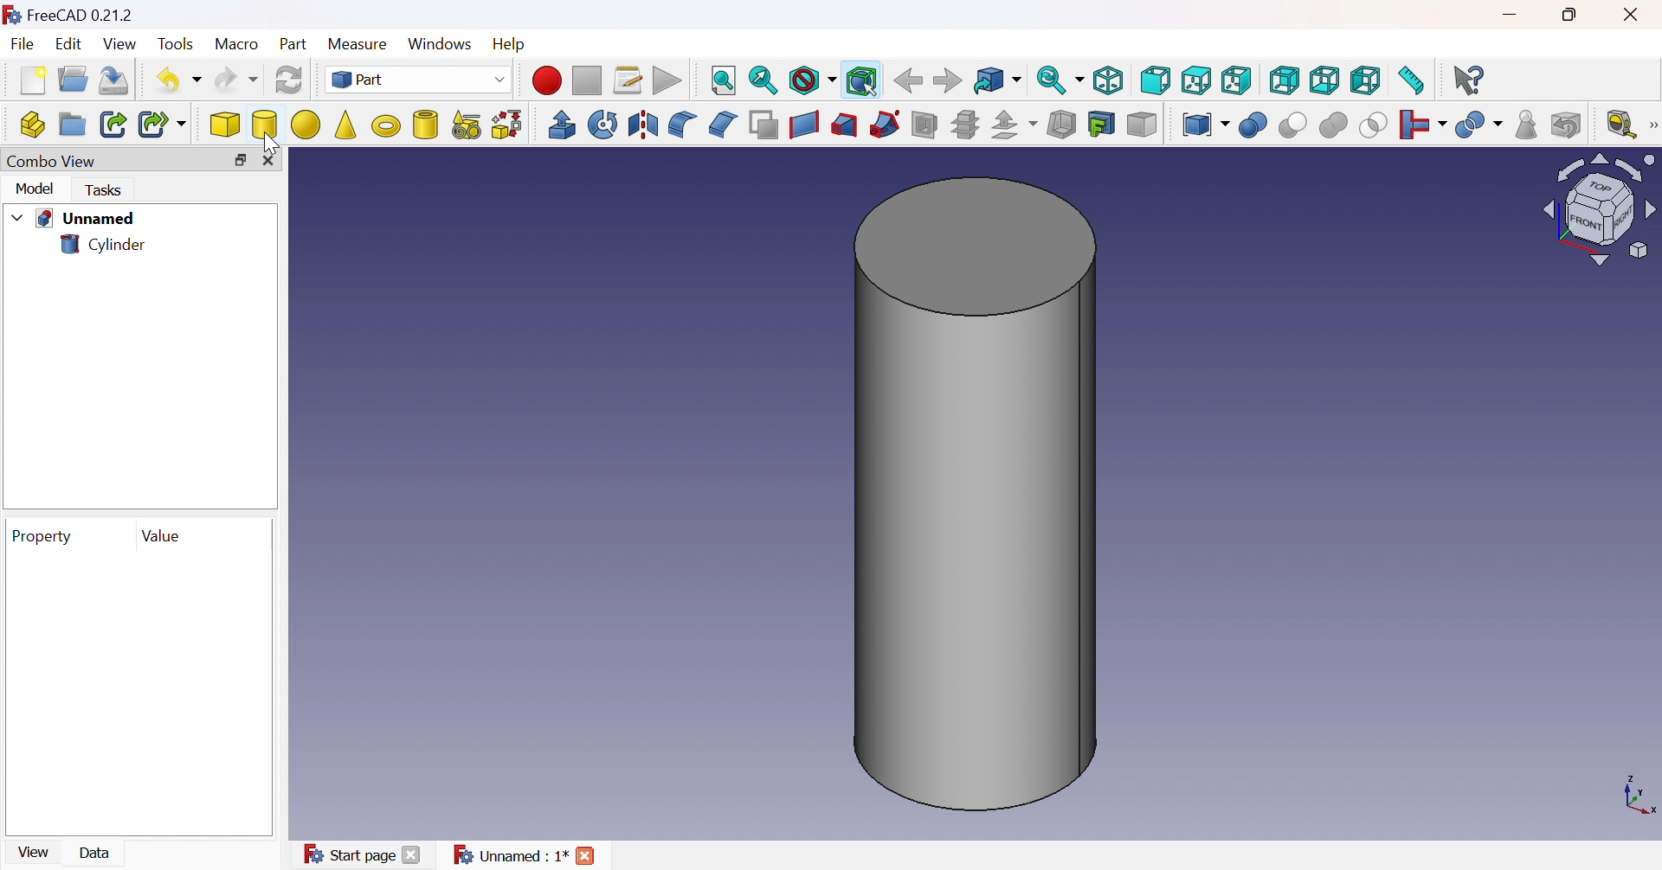  Describe the element at coordinates (177, 83) in the screenshot. I see `Undo` at that location.